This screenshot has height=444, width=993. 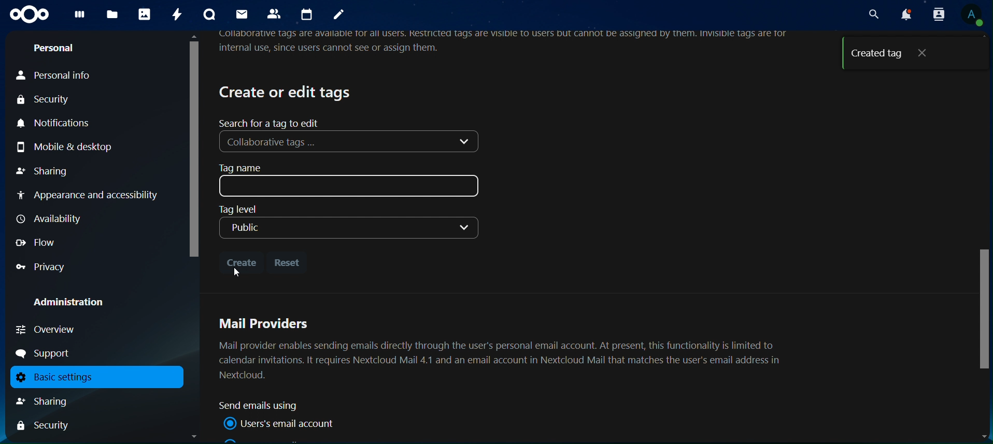 What do you see at coordinates (289, 262) in the screenshot?
I see `reset` at bounding box center [289, 262].